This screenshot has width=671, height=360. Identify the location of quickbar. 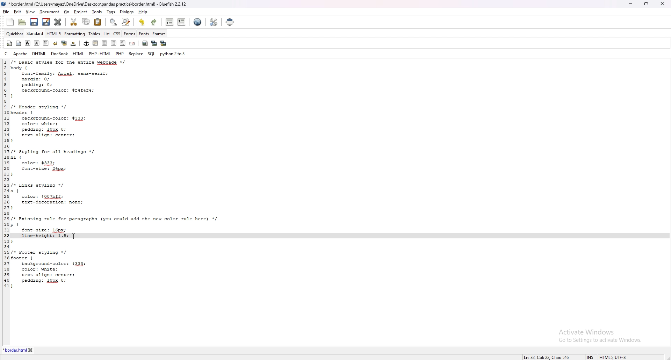
(15, 34).